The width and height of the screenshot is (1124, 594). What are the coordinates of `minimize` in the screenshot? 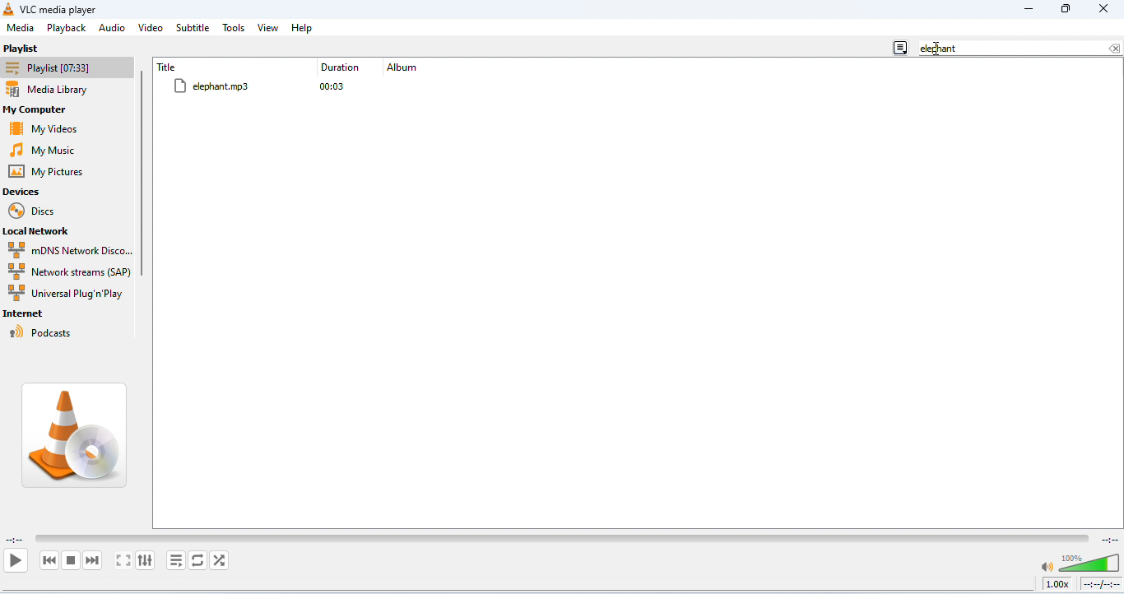 It's located at (1028, 10).